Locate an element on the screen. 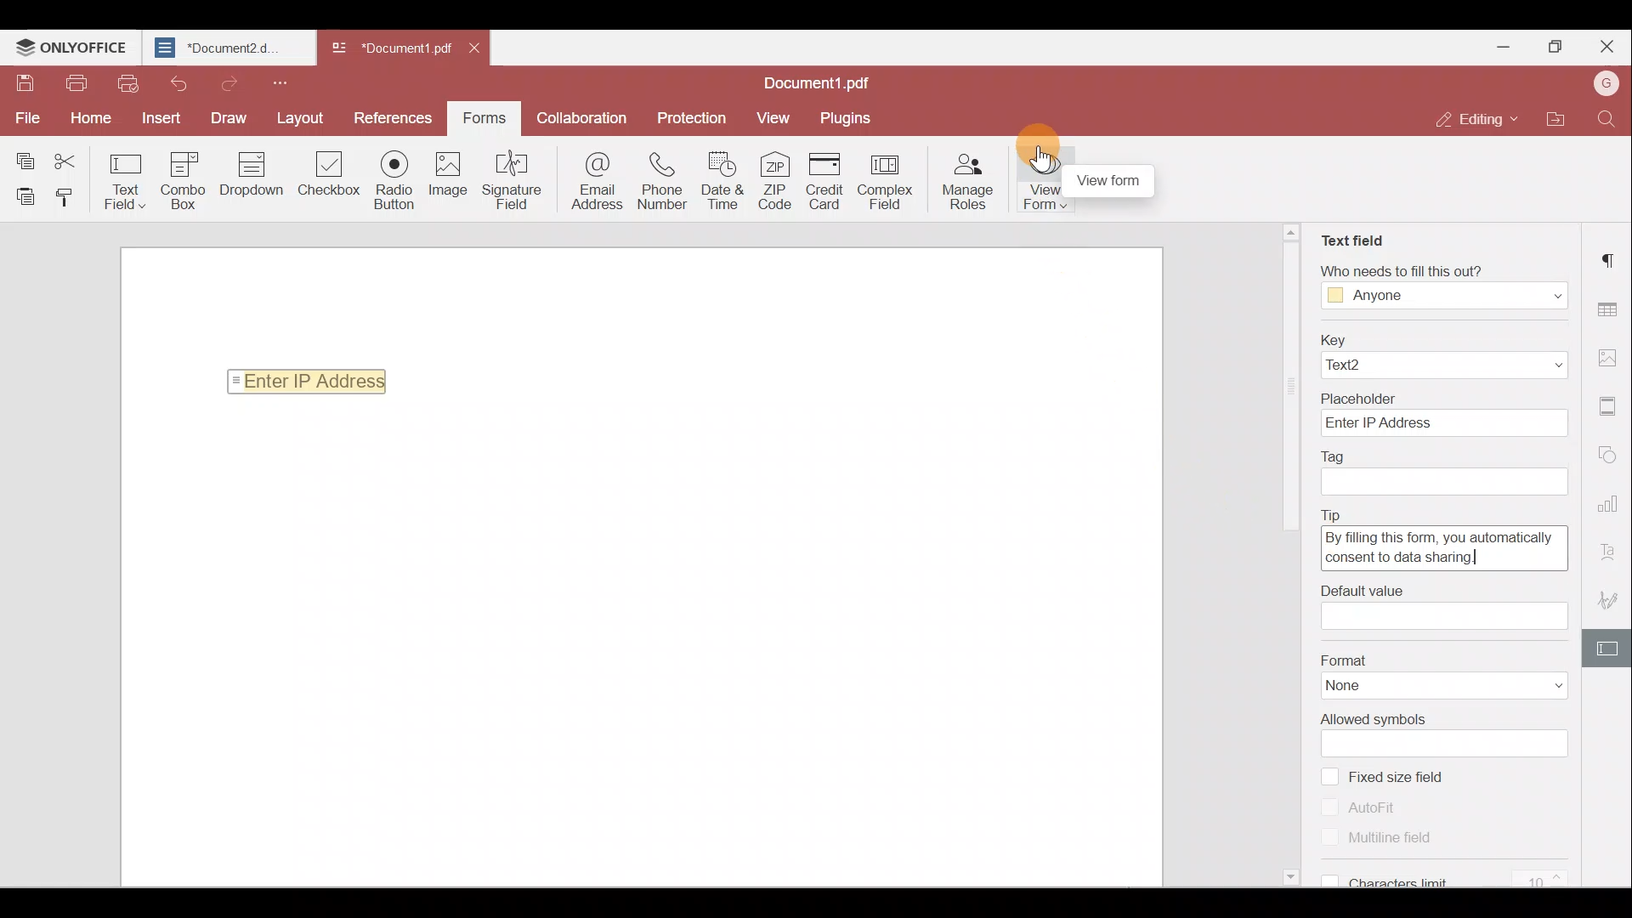 This screenshot has height=918, width=1632. Editing mode is located at coordinates (1468, 121).